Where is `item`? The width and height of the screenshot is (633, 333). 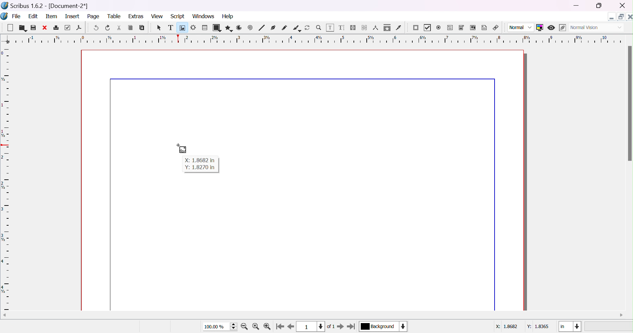 item is located at coordinates (51, 17).